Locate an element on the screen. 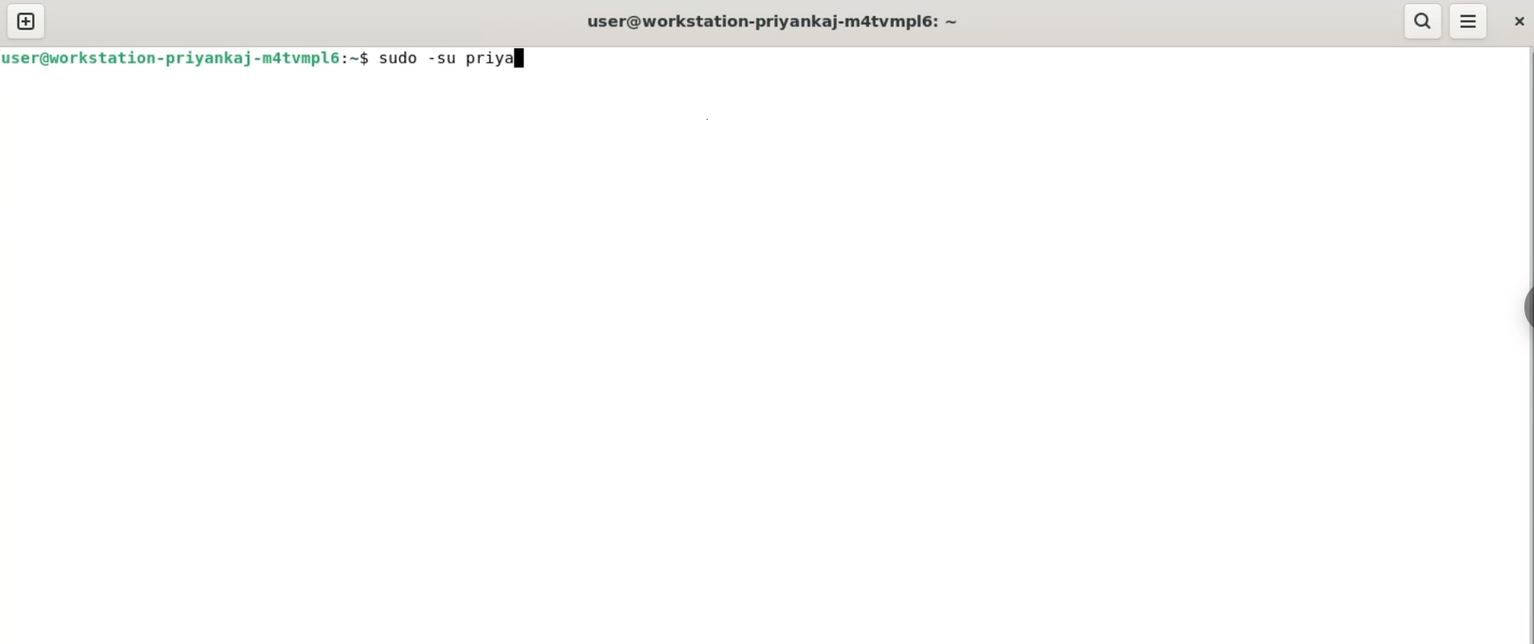  menu is located at coordinates (1470, 21).